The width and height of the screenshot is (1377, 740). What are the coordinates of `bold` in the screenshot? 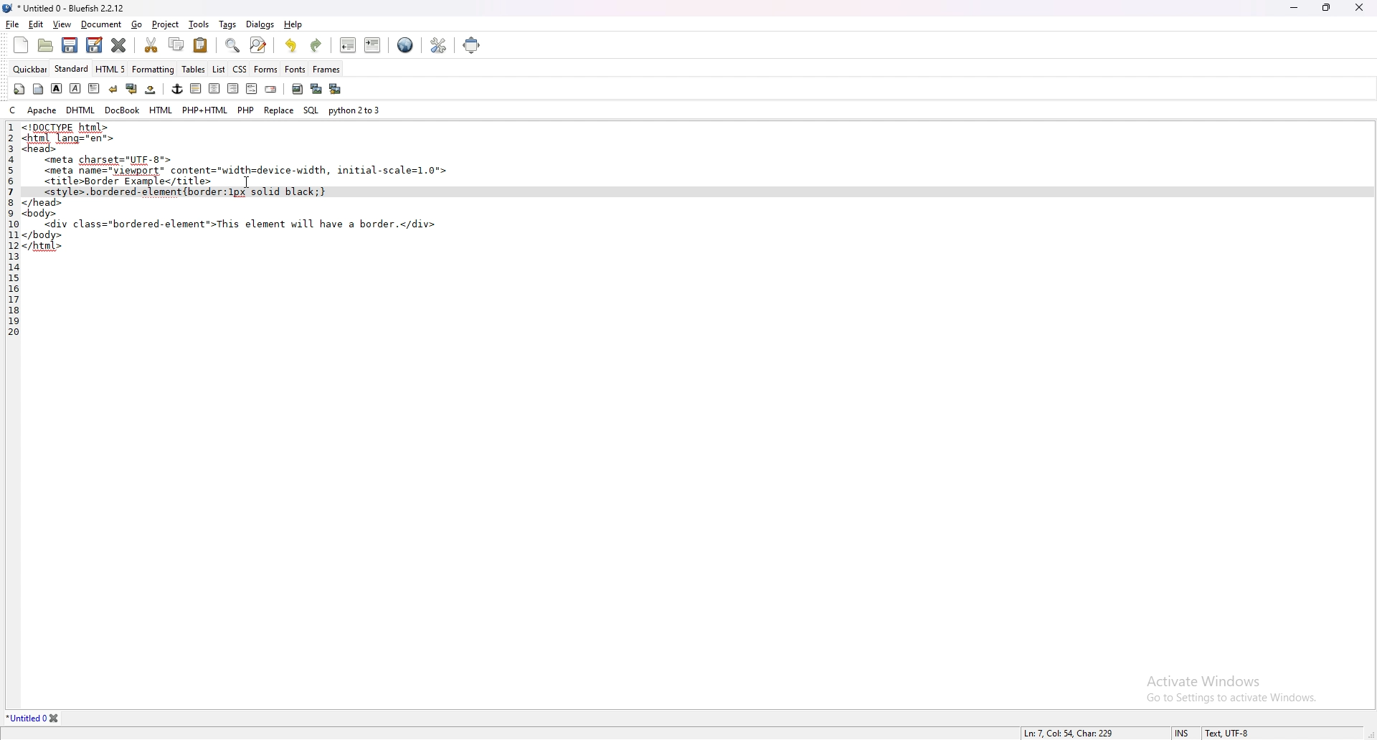 It's located at (56, 89).